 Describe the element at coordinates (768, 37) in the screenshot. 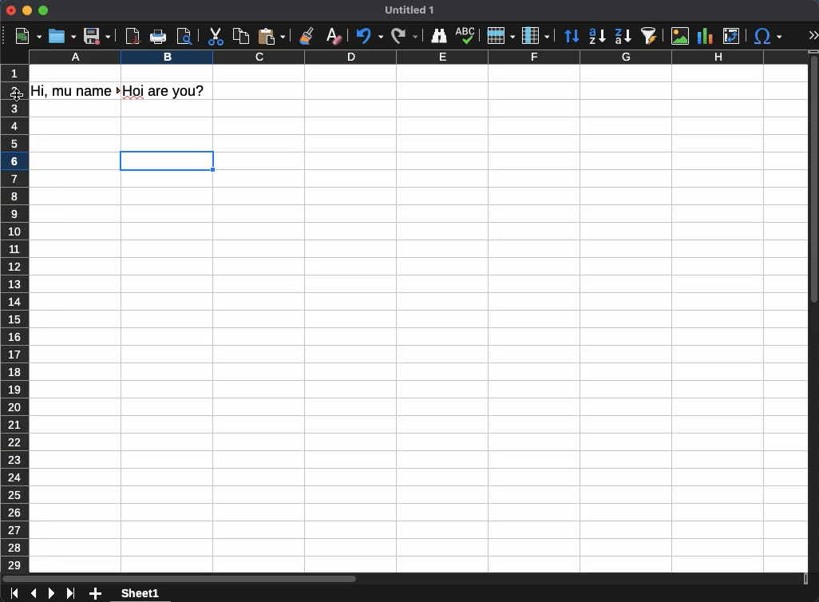

I see `special character` at that location.